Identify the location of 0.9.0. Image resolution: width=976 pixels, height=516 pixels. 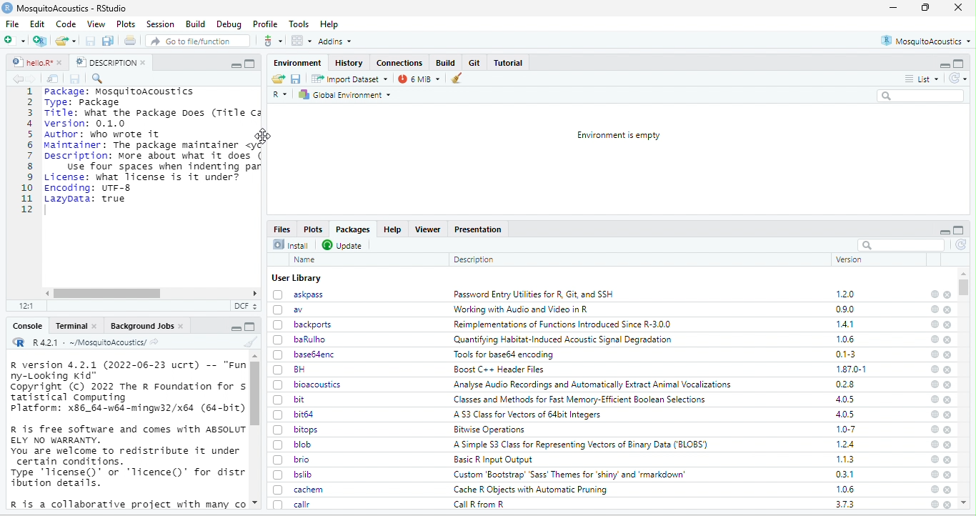
(845, 309).